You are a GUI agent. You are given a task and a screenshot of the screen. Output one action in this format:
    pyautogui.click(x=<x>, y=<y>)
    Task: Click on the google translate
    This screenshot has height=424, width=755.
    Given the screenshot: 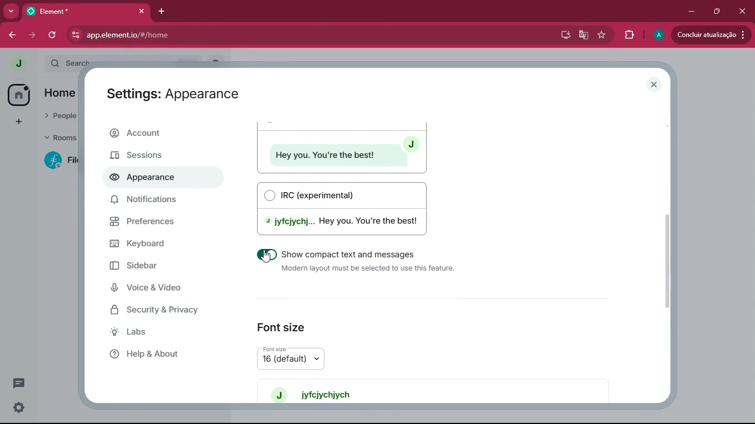 What is the action you would take?
    pyautogui.click(x=583, y=34)
    